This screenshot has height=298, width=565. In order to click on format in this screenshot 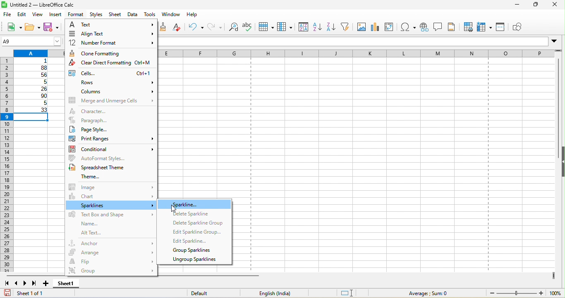, I will do `click(75, 15)`.